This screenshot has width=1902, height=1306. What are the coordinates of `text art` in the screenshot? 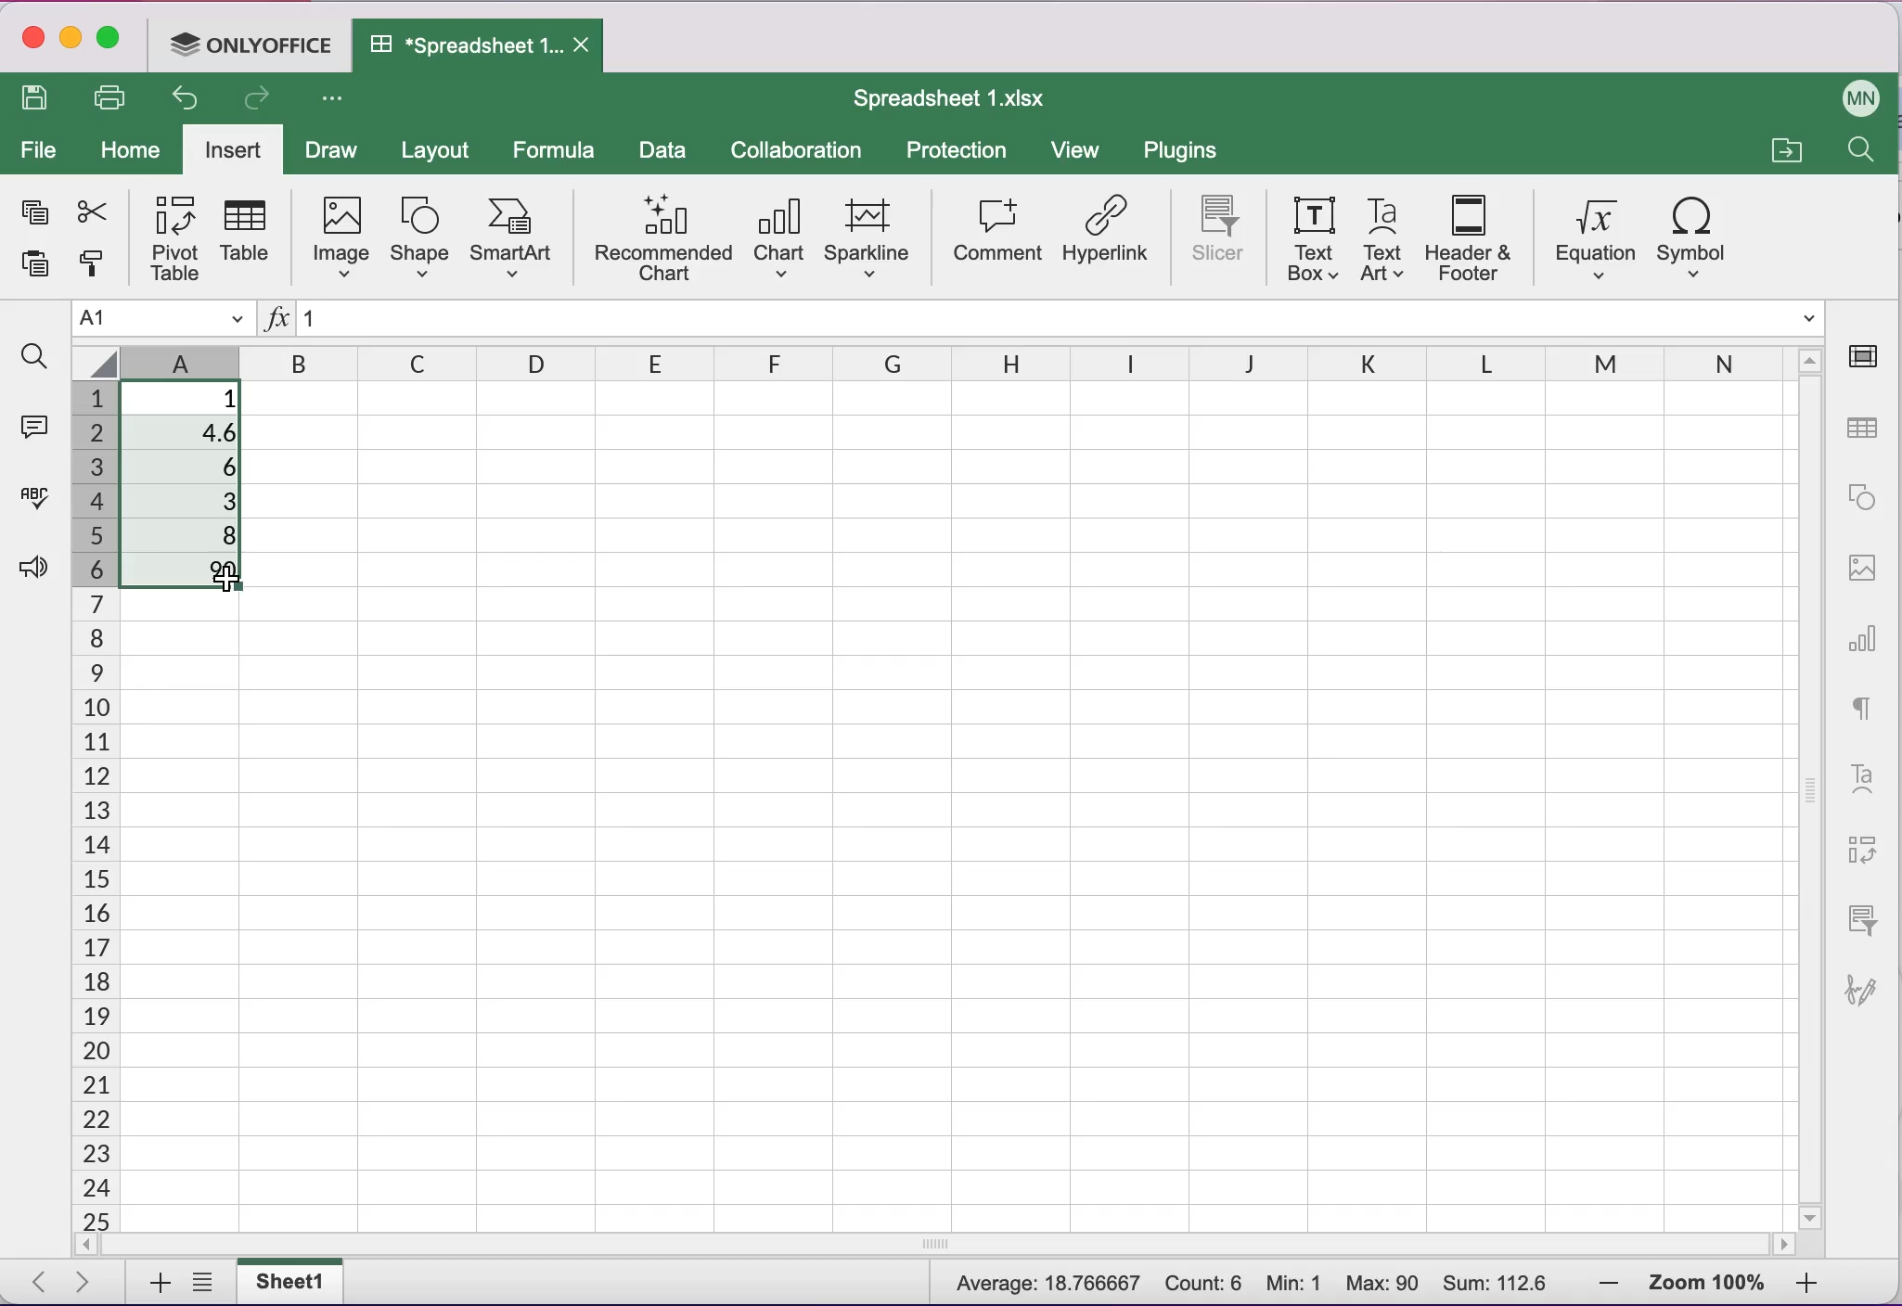 It's located at (1382, 240).